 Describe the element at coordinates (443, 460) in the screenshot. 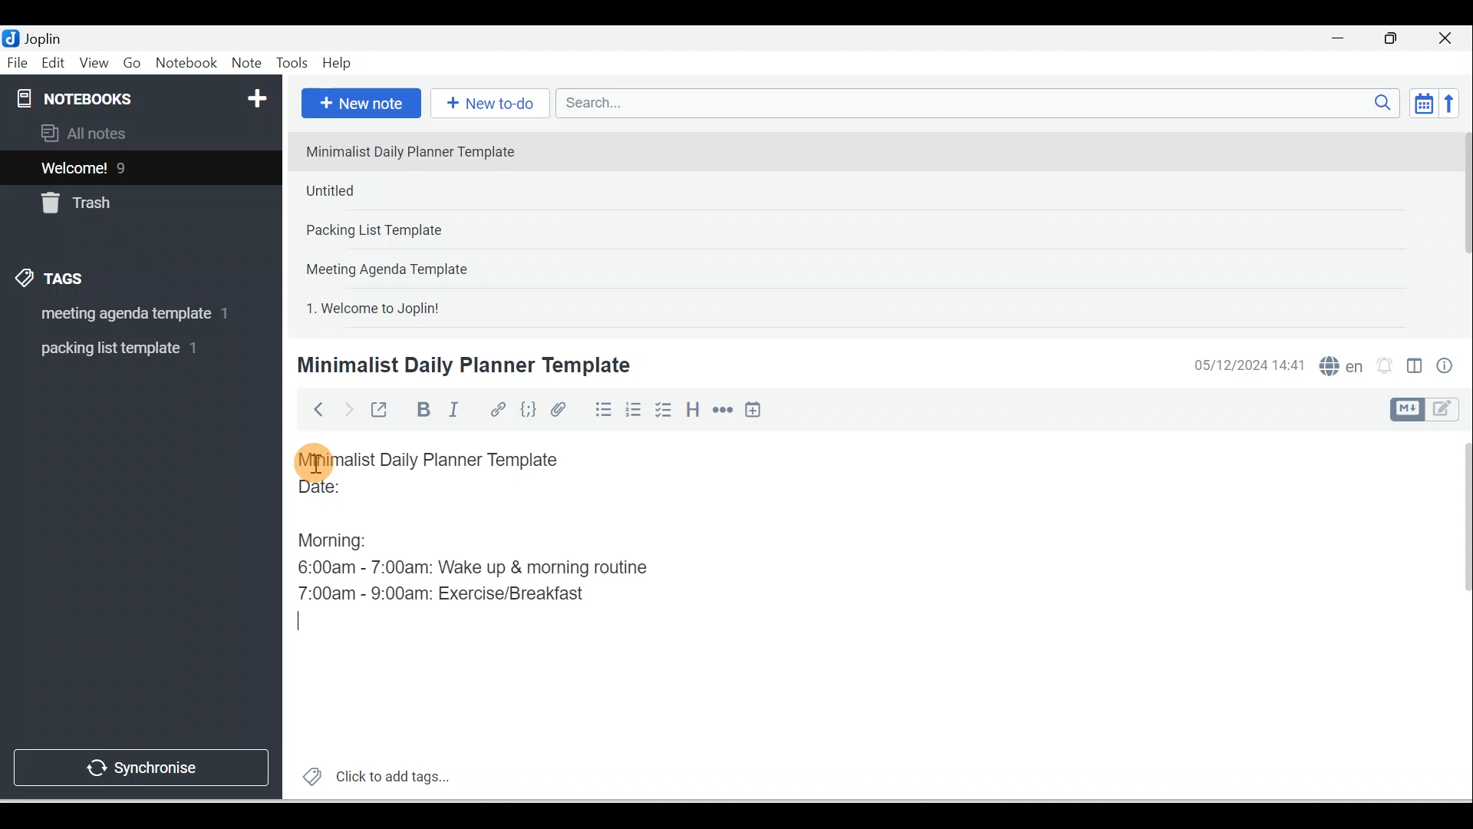

I see `Minimalist Daily Planner Template` at that location.